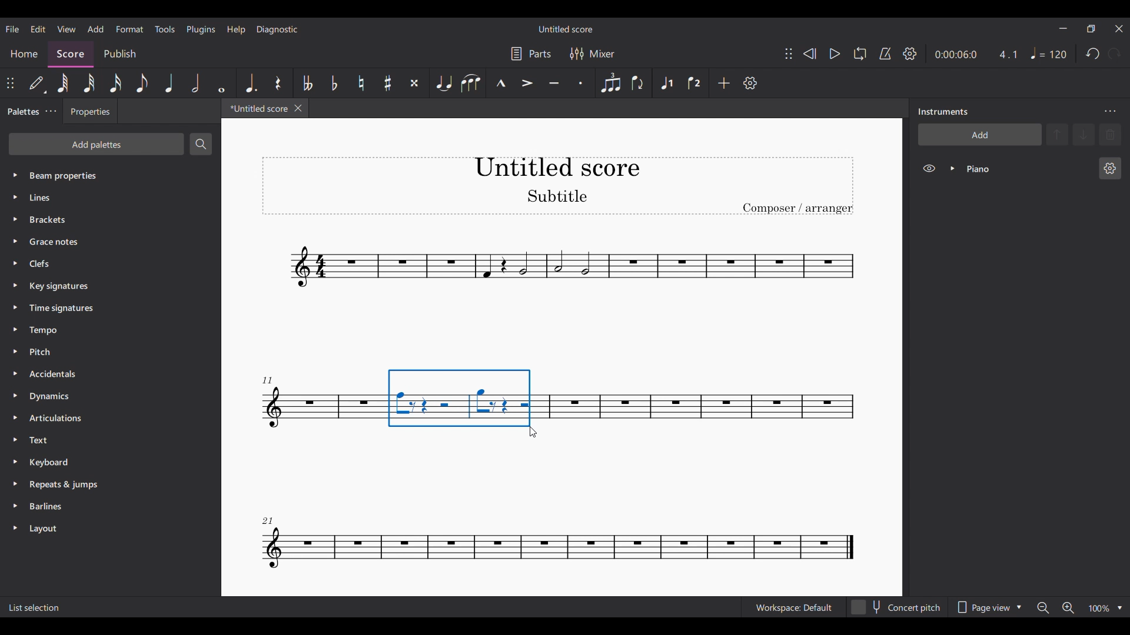 This screenshot has height=635, width=1130. Describe the element at coordinates (1091, 28) in the screenshot. I see `Show in smaller tab` at that location.